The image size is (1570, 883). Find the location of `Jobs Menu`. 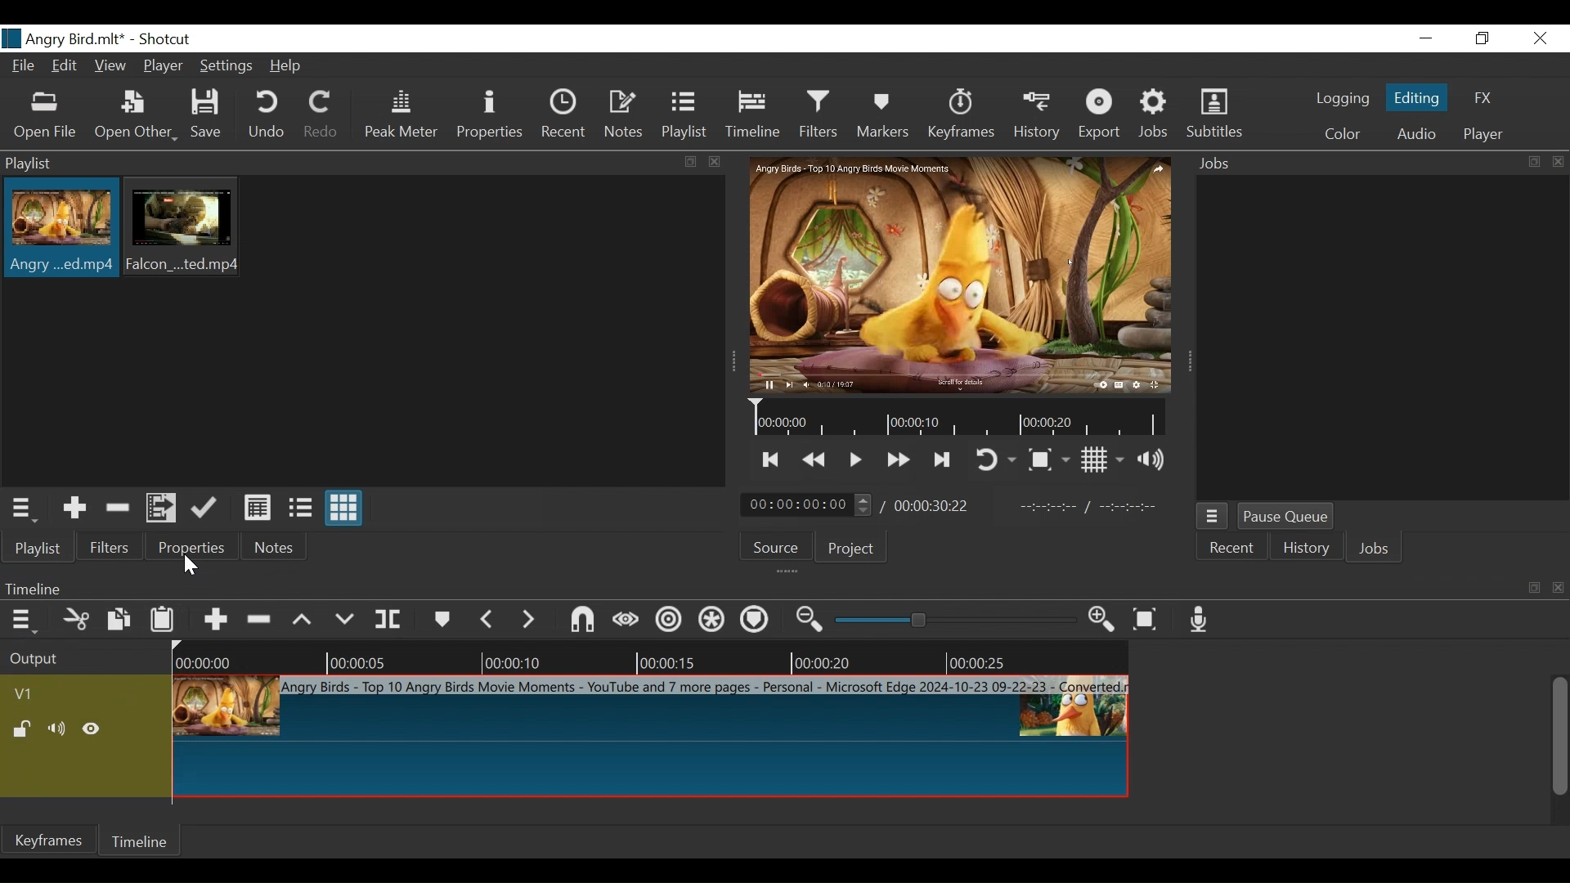

Jobs Menu is located at coordinates (1213, 517).